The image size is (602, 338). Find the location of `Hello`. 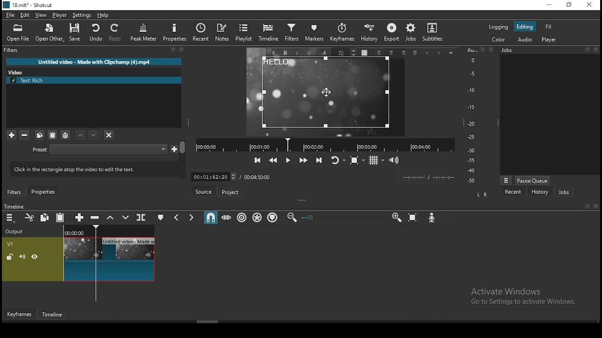

Hello is located at coordinates (326, 93).